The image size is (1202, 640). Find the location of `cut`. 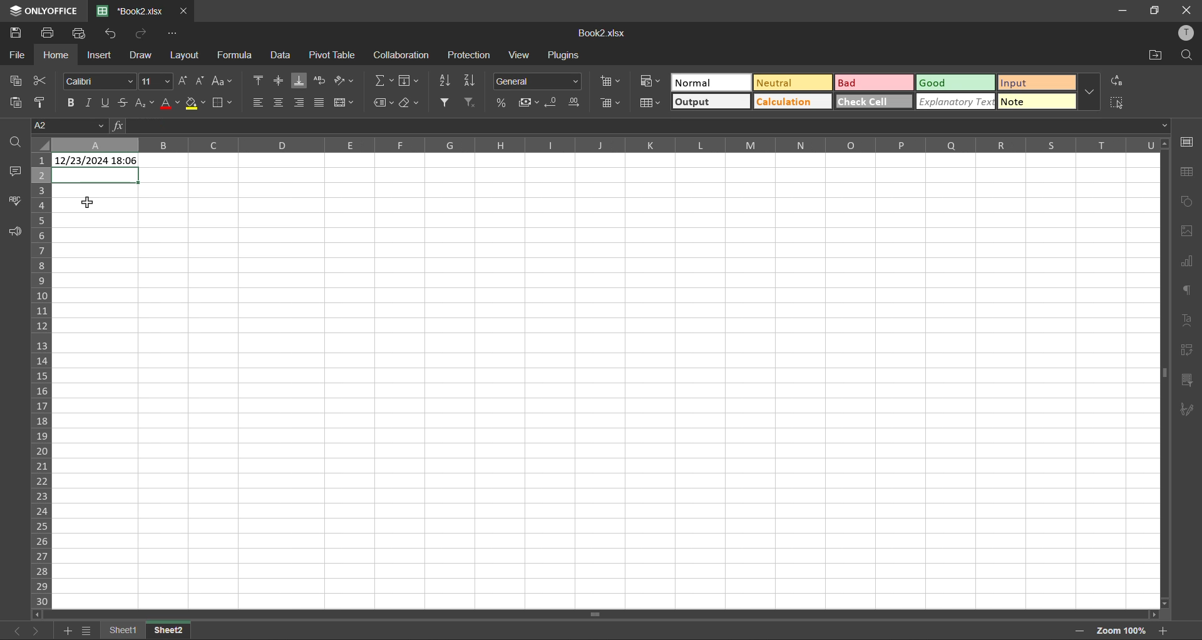

cut is located at coordinates (36, 81).